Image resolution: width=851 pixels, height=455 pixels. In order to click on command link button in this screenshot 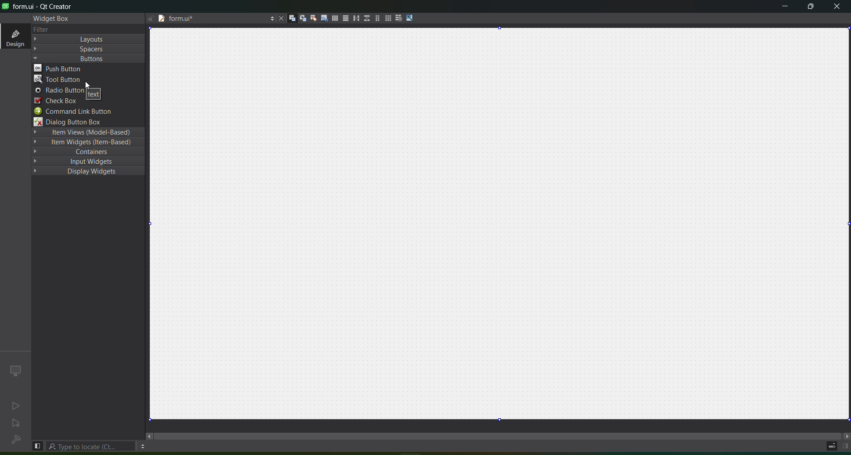, I will do `click(86, 111)`.